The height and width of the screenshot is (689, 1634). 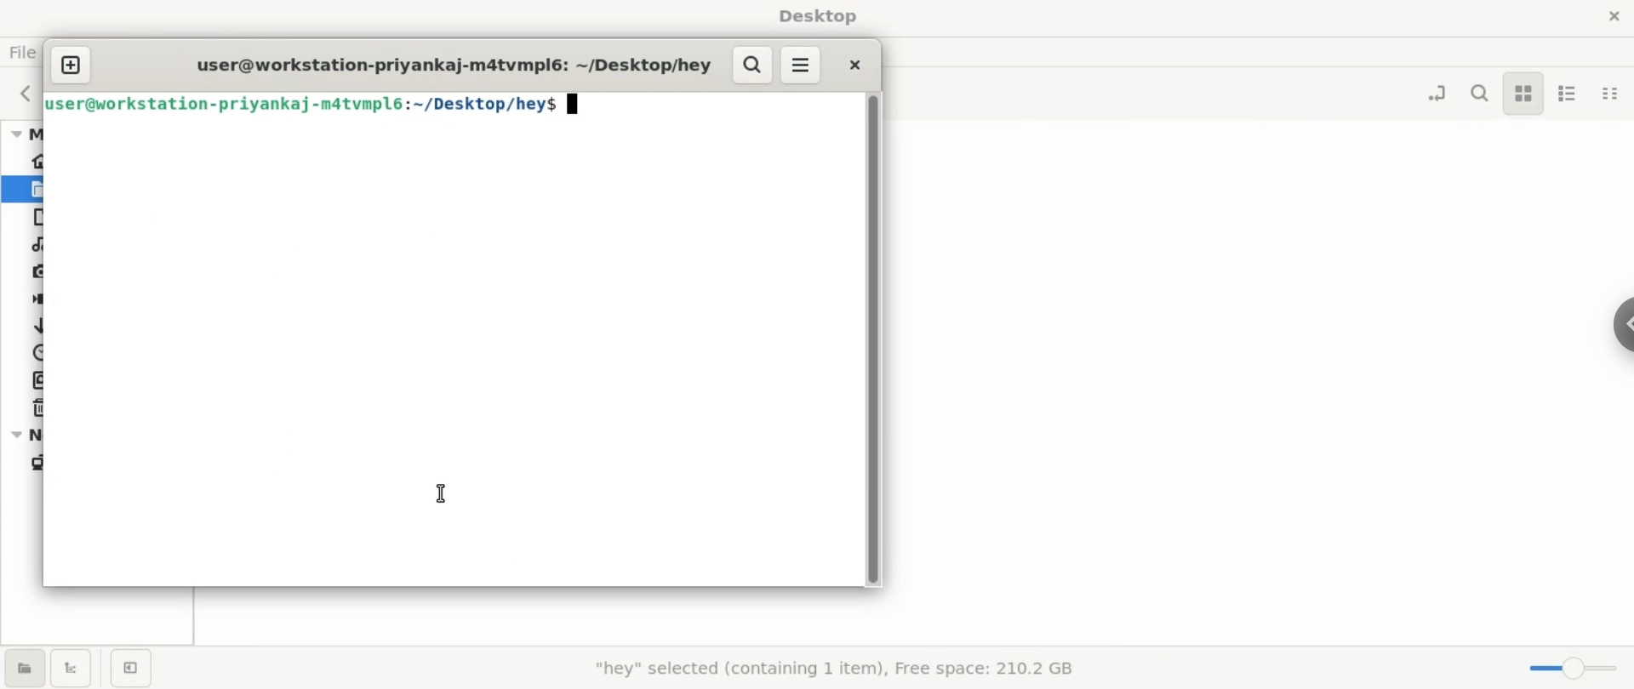 I want to click on zoom, so click(x=1572, y=668).